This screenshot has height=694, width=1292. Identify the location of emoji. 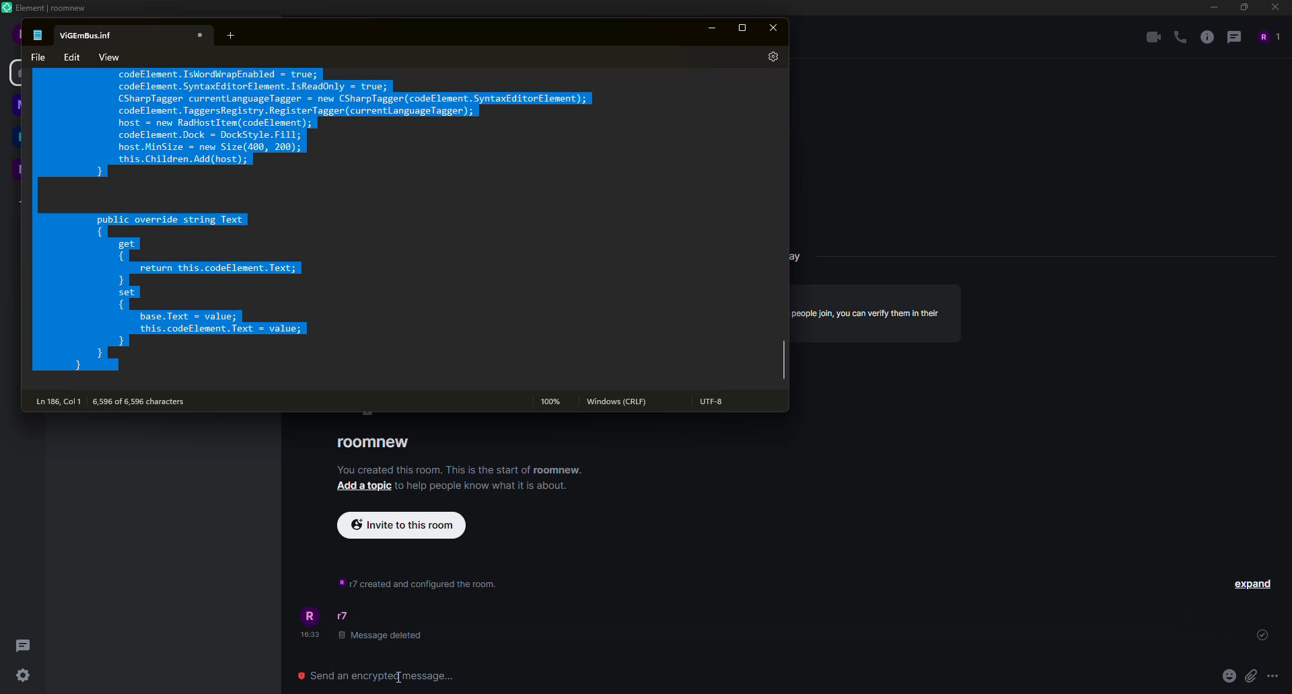
(1228, 675).